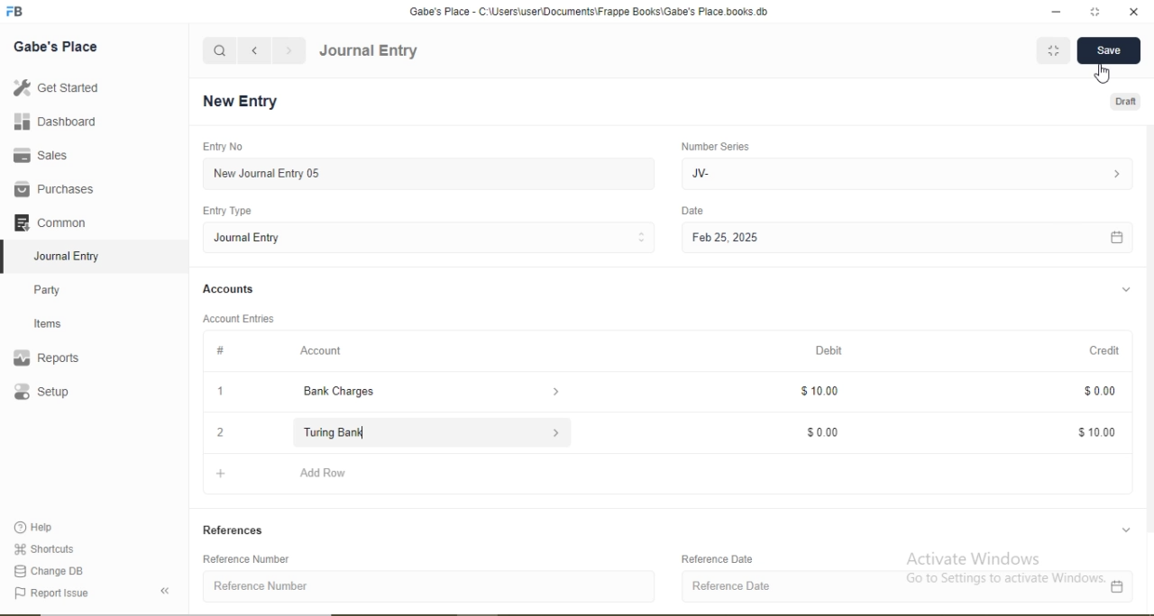 Image resolution: width=1154 pixels, height=616 pixels. Describe the element at coordinates (229, 289) in the screenshot. I see `Accounts.` at that location.